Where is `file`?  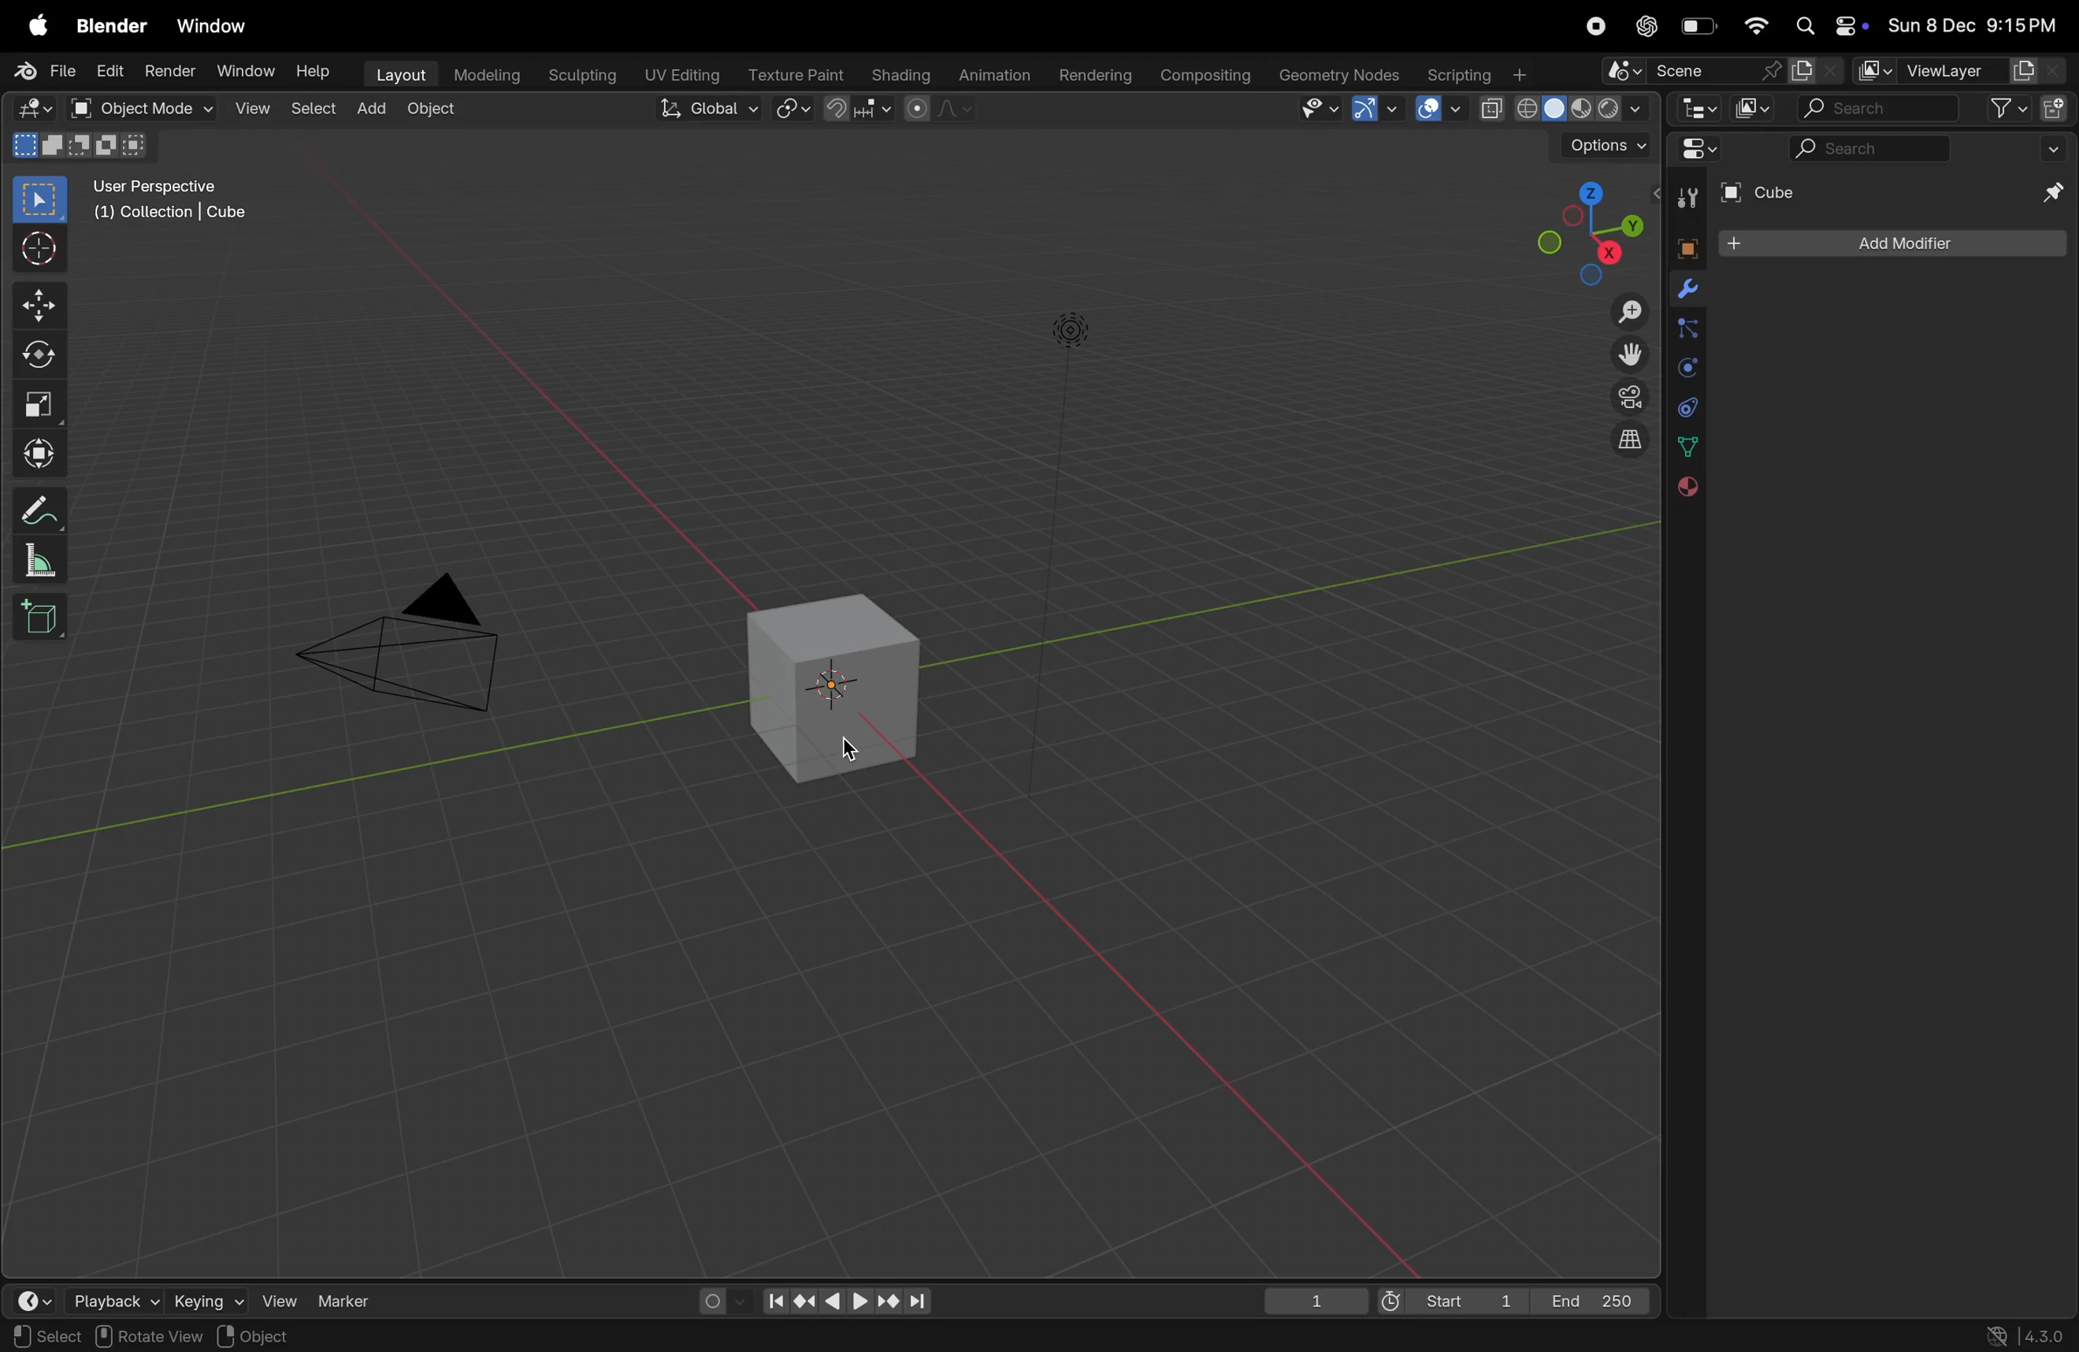
file is located at coordinates (49, 71).